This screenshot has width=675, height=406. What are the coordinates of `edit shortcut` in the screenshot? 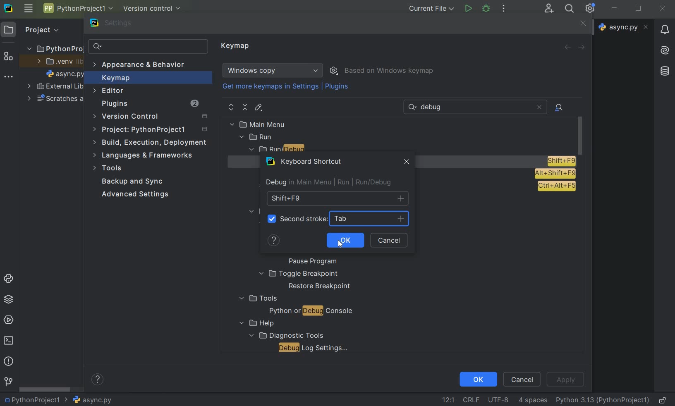 It's located at (258, 107).